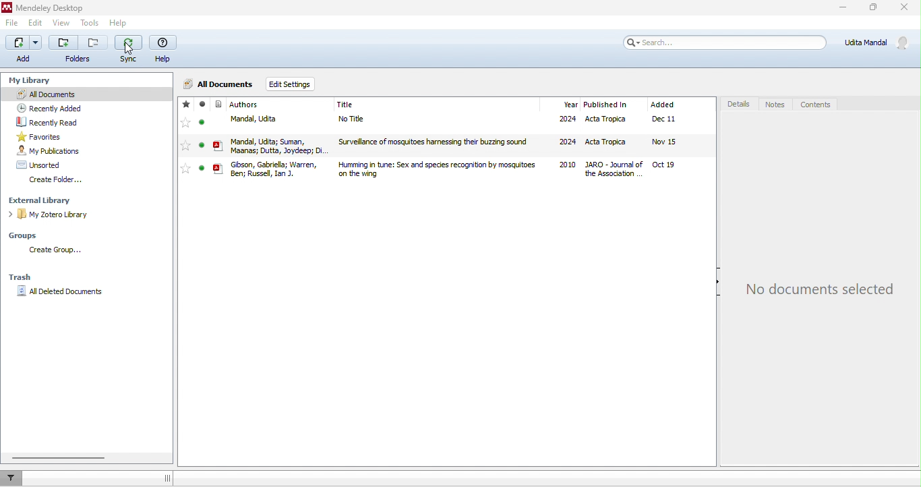 The width and height of the screenshot is (921, 487). I want to click on close, so click(908, 9).